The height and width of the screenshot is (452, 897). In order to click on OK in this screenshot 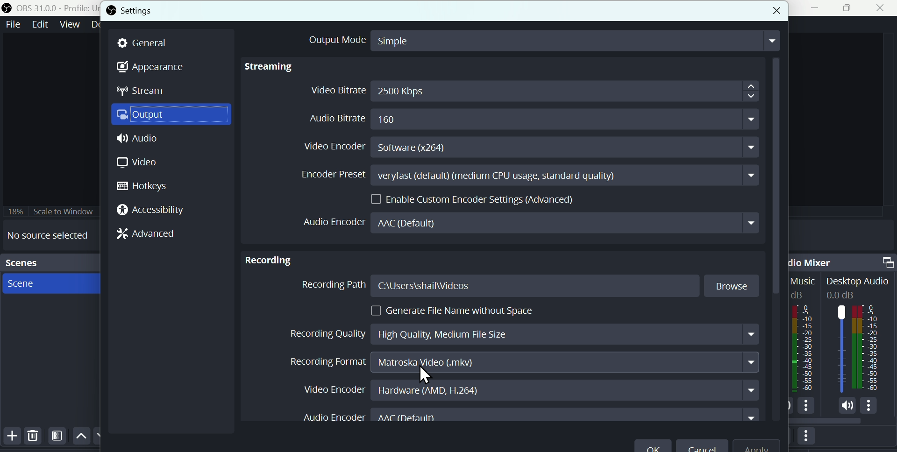, I will do `click(655, 443)`.